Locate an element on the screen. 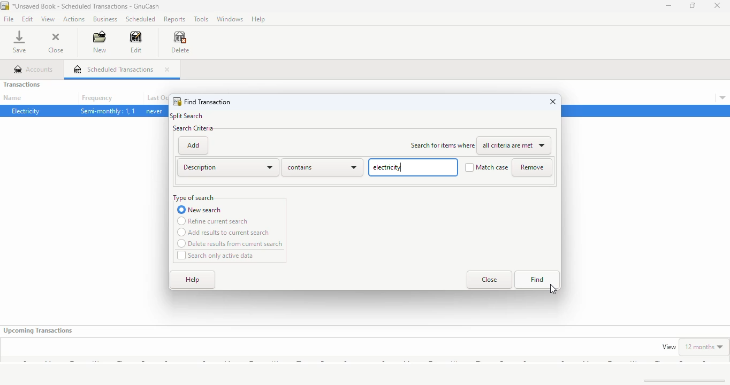 Image resolution: width=730 pixels, height=385 pixels. accounts is located at coordinates (34, 70).